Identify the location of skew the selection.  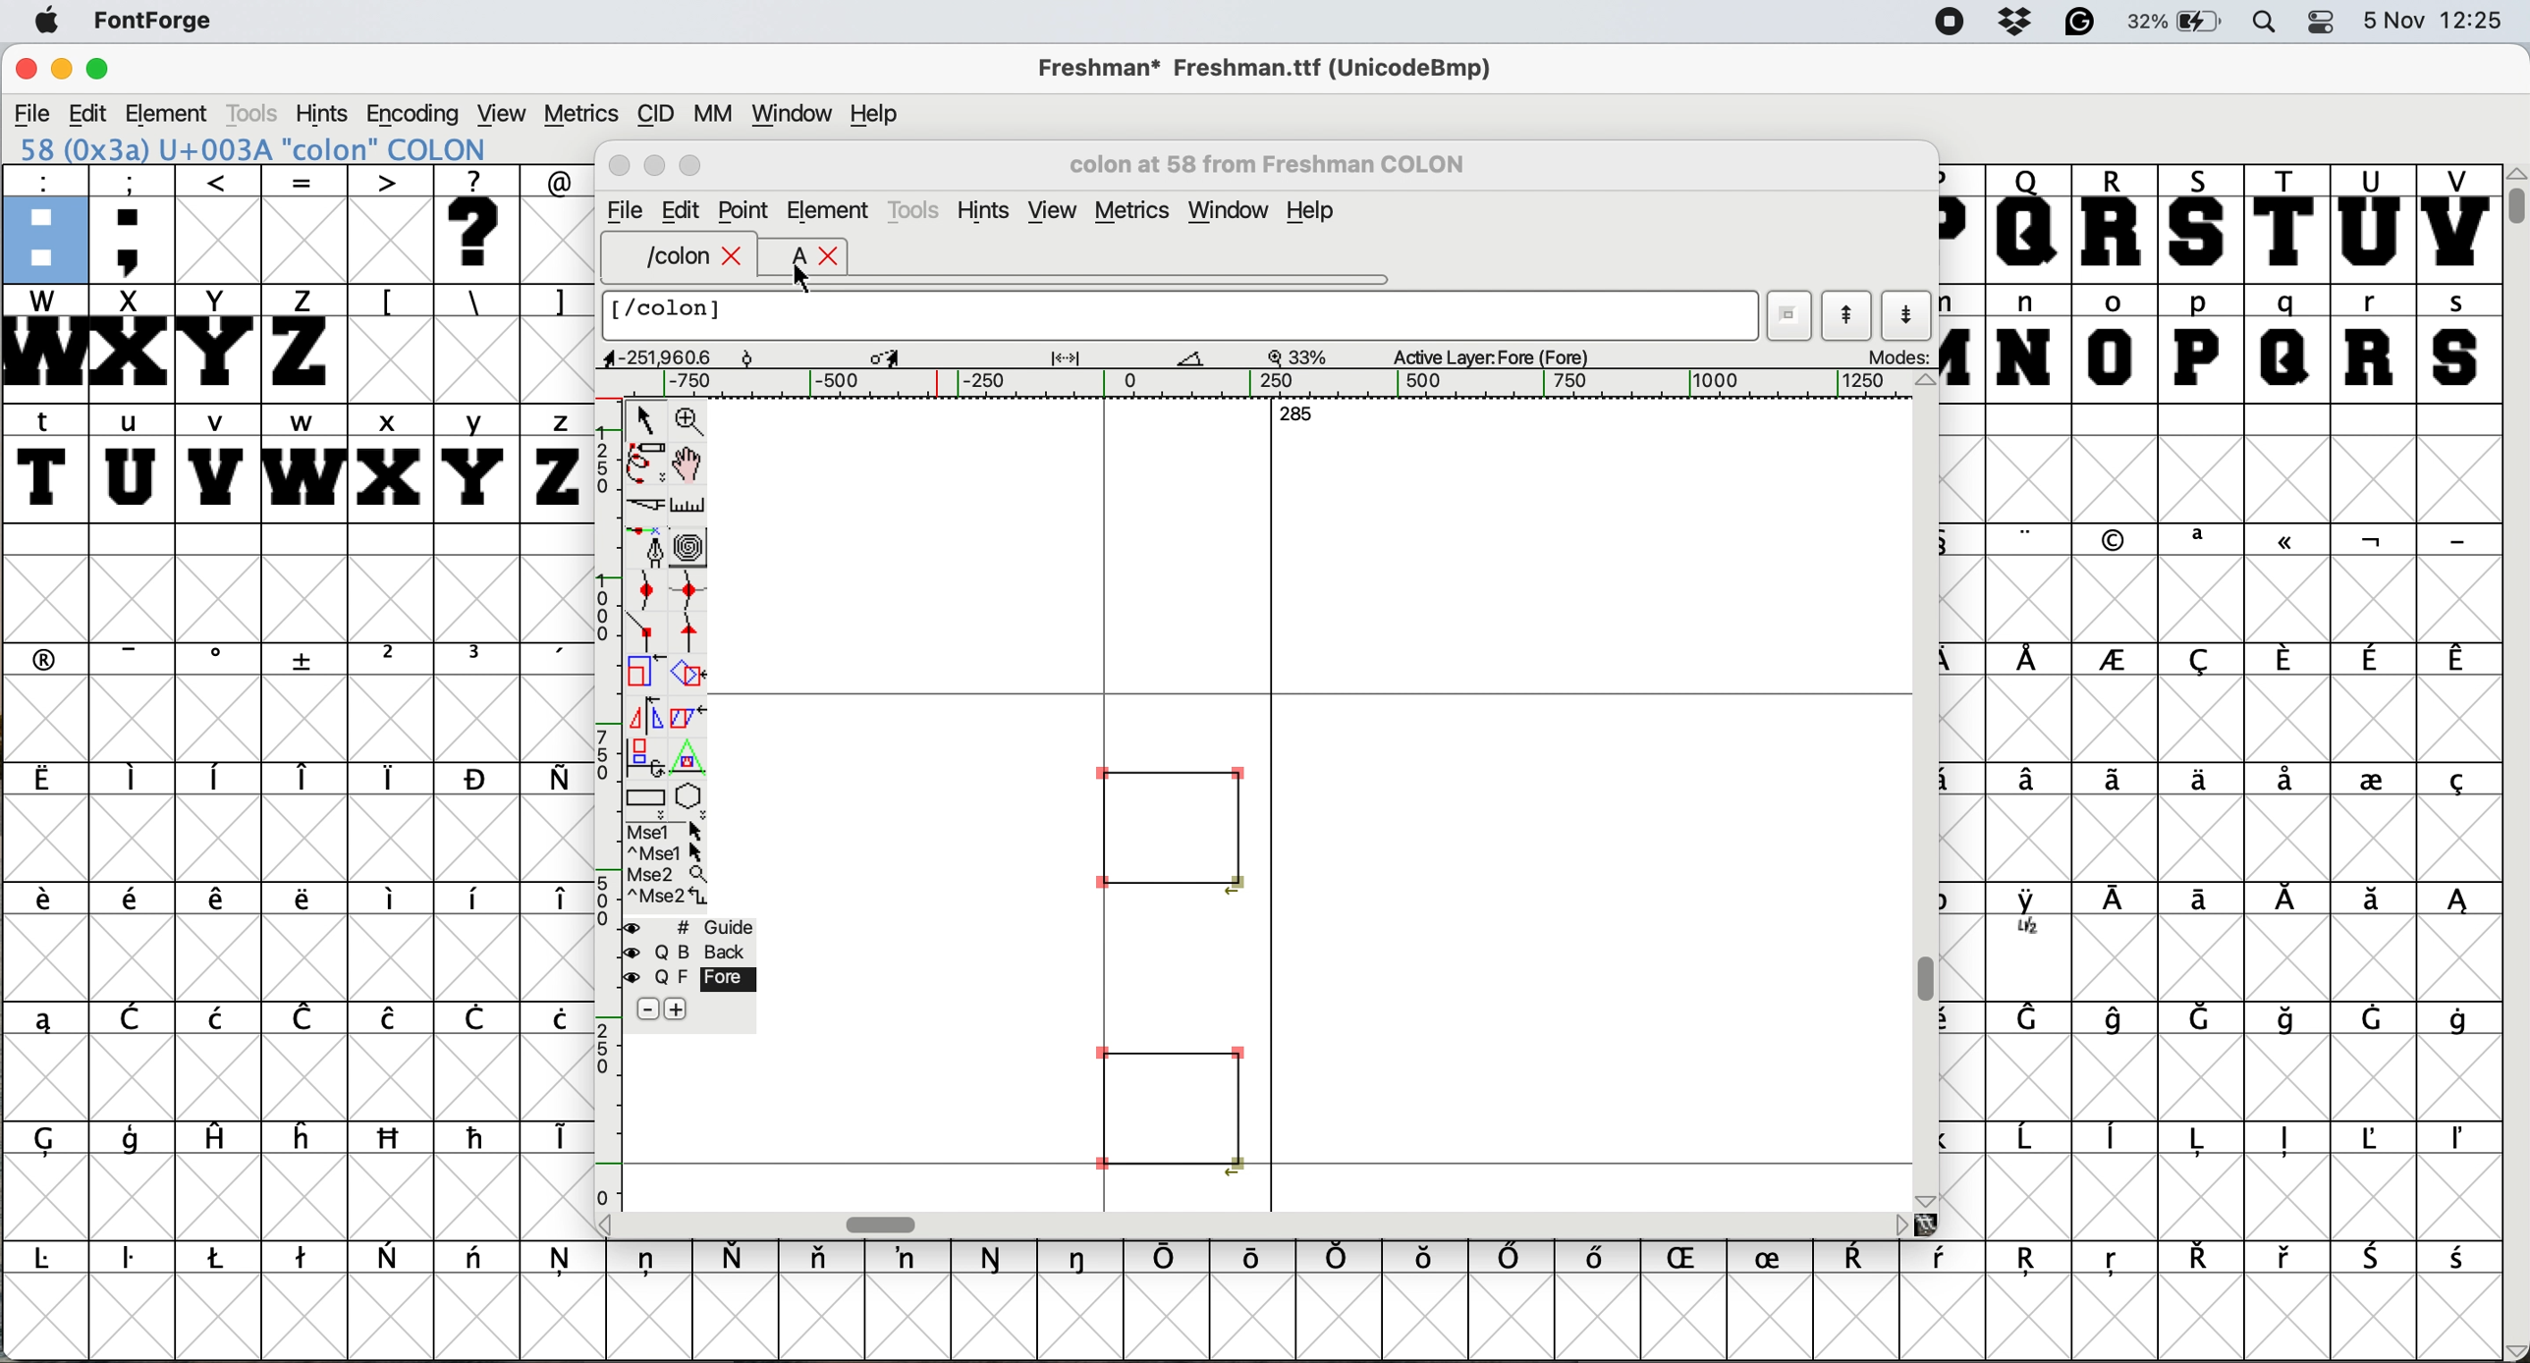
(688, 716).